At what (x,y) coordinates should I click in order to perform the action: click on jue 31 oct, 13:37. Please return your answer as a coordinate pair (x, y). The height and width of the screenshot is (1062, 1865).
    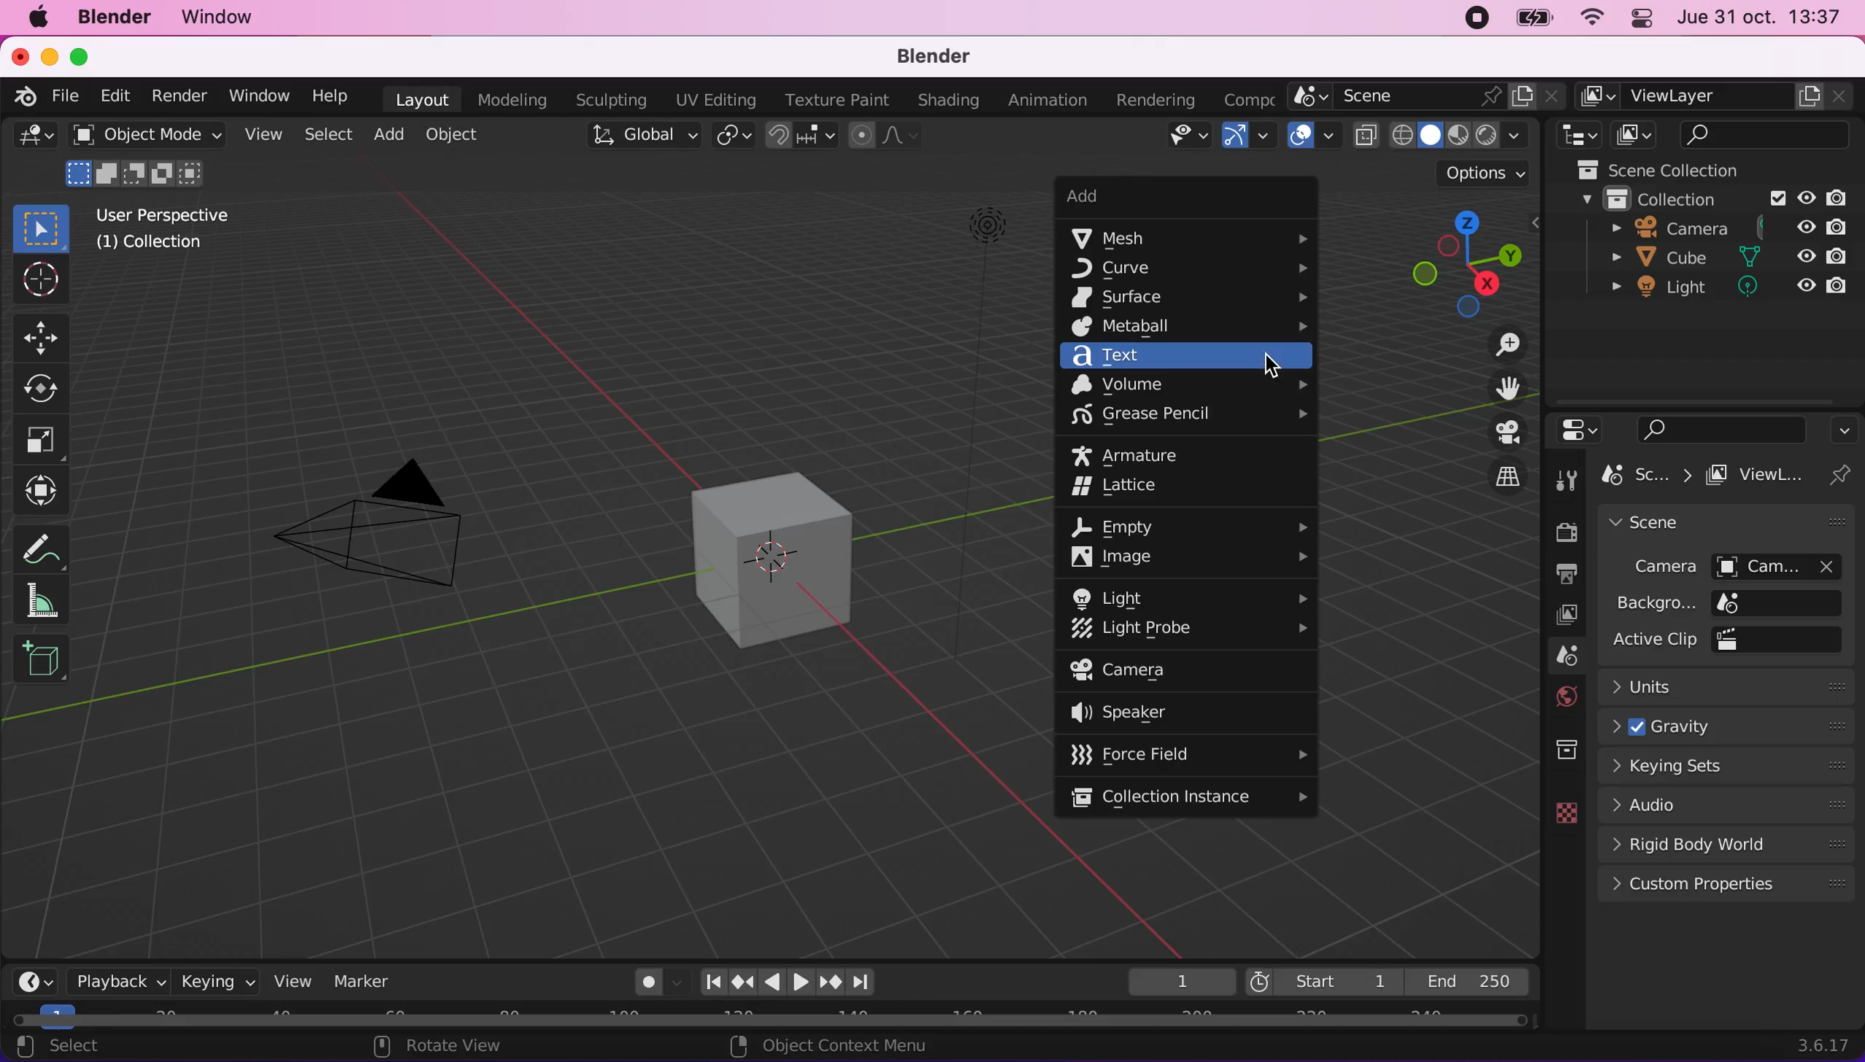
    Looking at the image, I should click on (1765, 18).